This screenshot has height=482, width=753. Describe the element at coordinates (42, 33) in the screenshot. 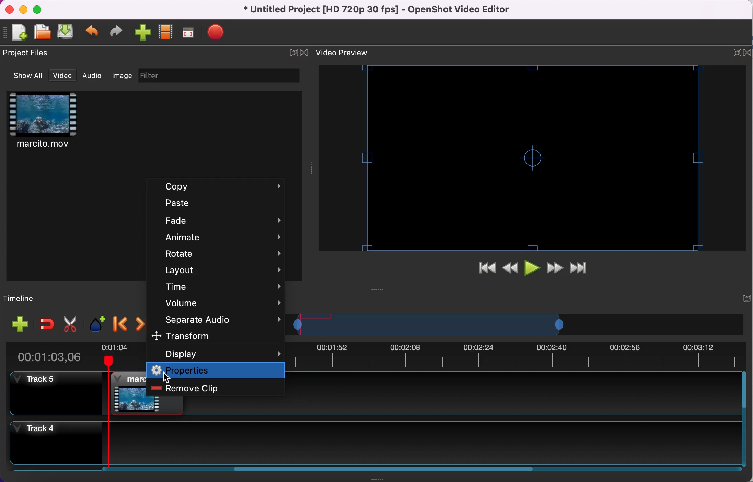

I see `open file` at that location.